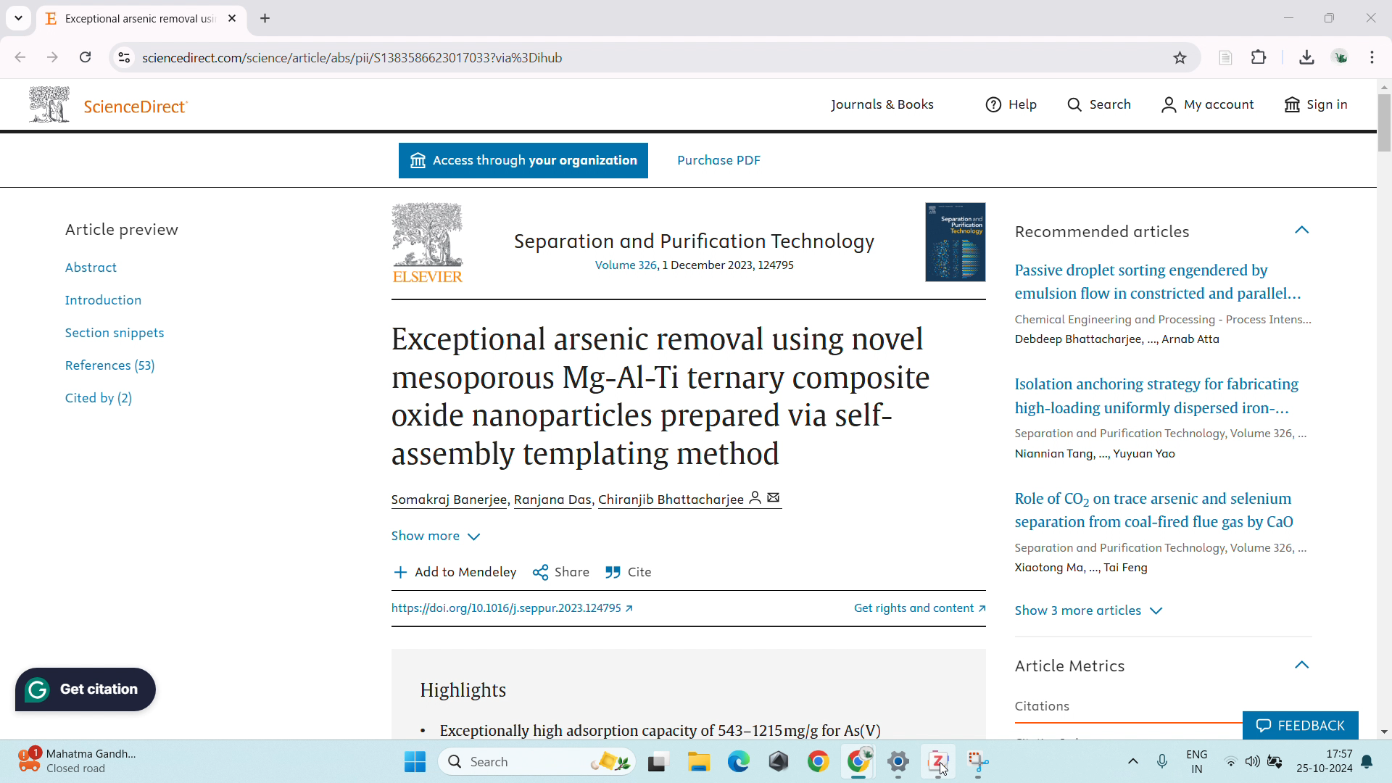 Image resolution: width=1392 pixels, height=783 pixels. What do you see at coordinates (88, 689) in the screenshot?
I see `Grammarly` at bounding box center [88, 689].